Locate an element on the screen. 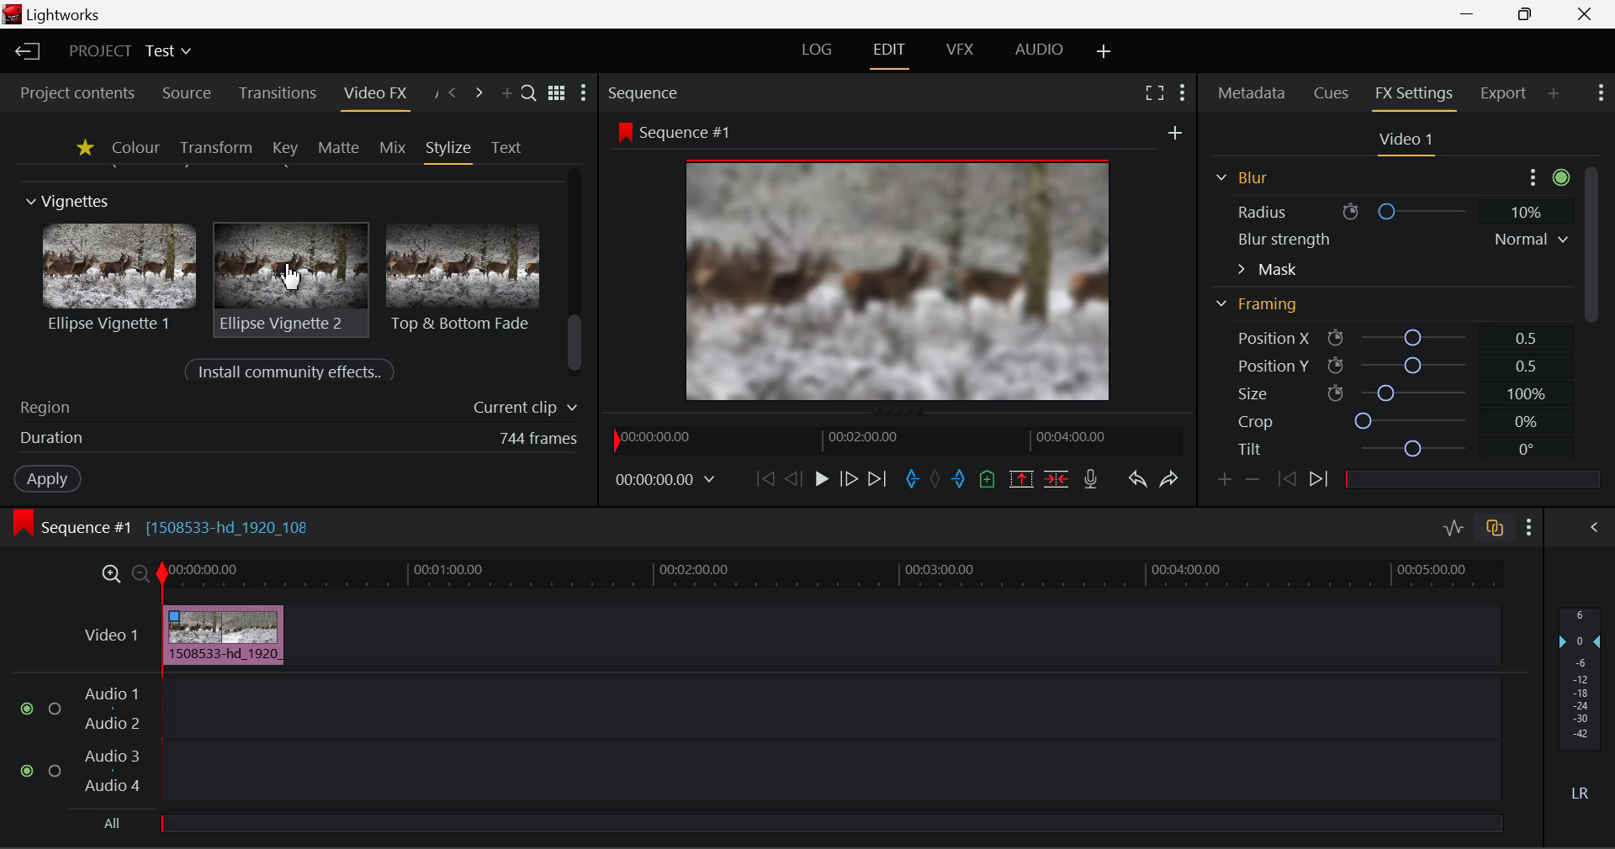  Remove all marks is located at coordinates (935, 477).